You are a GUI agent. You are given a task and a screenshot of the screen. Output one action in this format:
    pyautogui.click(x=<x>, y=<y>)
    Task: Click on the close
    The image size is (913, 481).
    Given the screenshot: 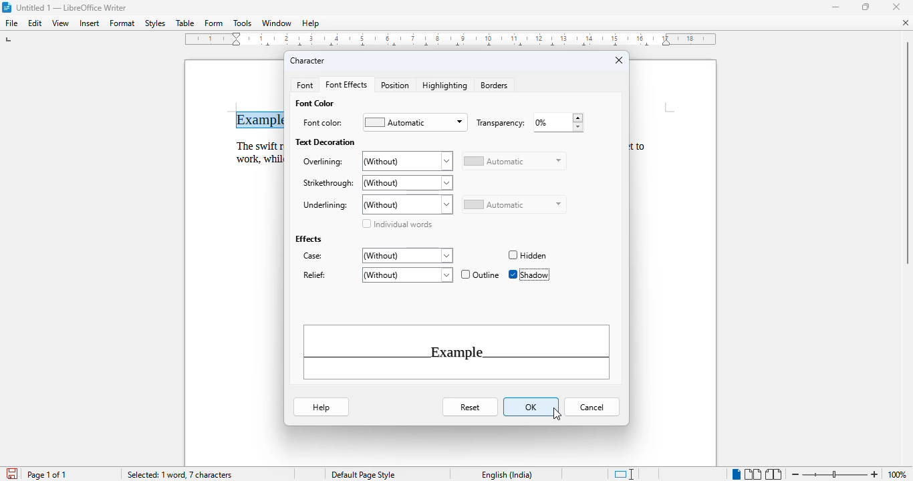 What is the action you would take?
    pyautogui.click(x=896, y=7)
    